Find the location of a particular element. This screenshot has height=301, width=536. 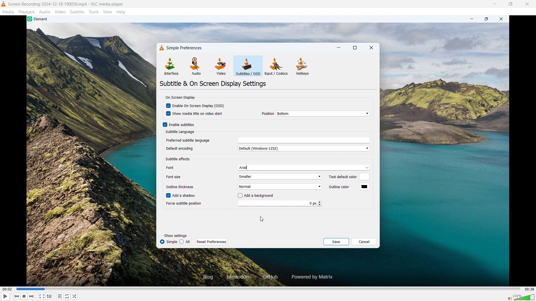

audio is located at coordinates (45, 11).